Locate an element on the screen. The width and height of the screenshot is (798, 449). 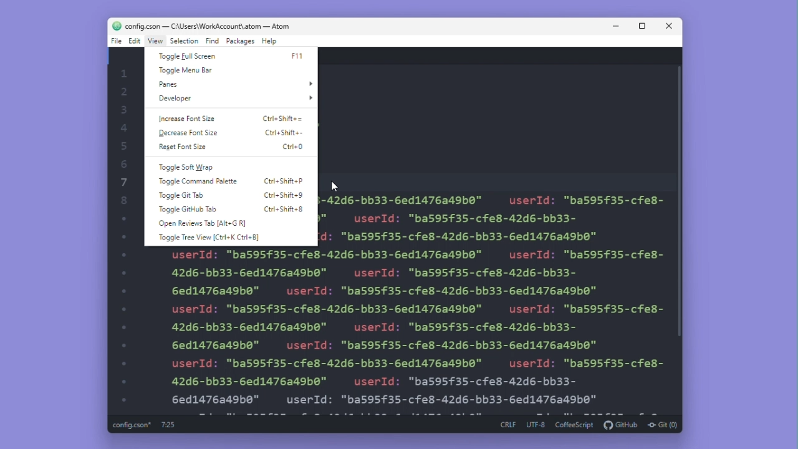
Find is located at coordinates (212, 41).